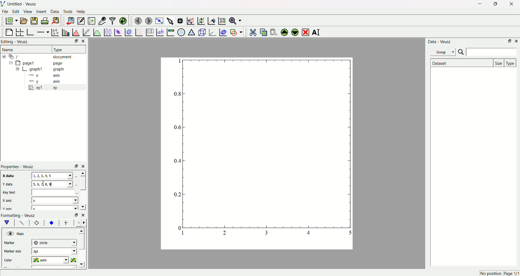  I want to click on reset the graph axes, so click(221, 20).